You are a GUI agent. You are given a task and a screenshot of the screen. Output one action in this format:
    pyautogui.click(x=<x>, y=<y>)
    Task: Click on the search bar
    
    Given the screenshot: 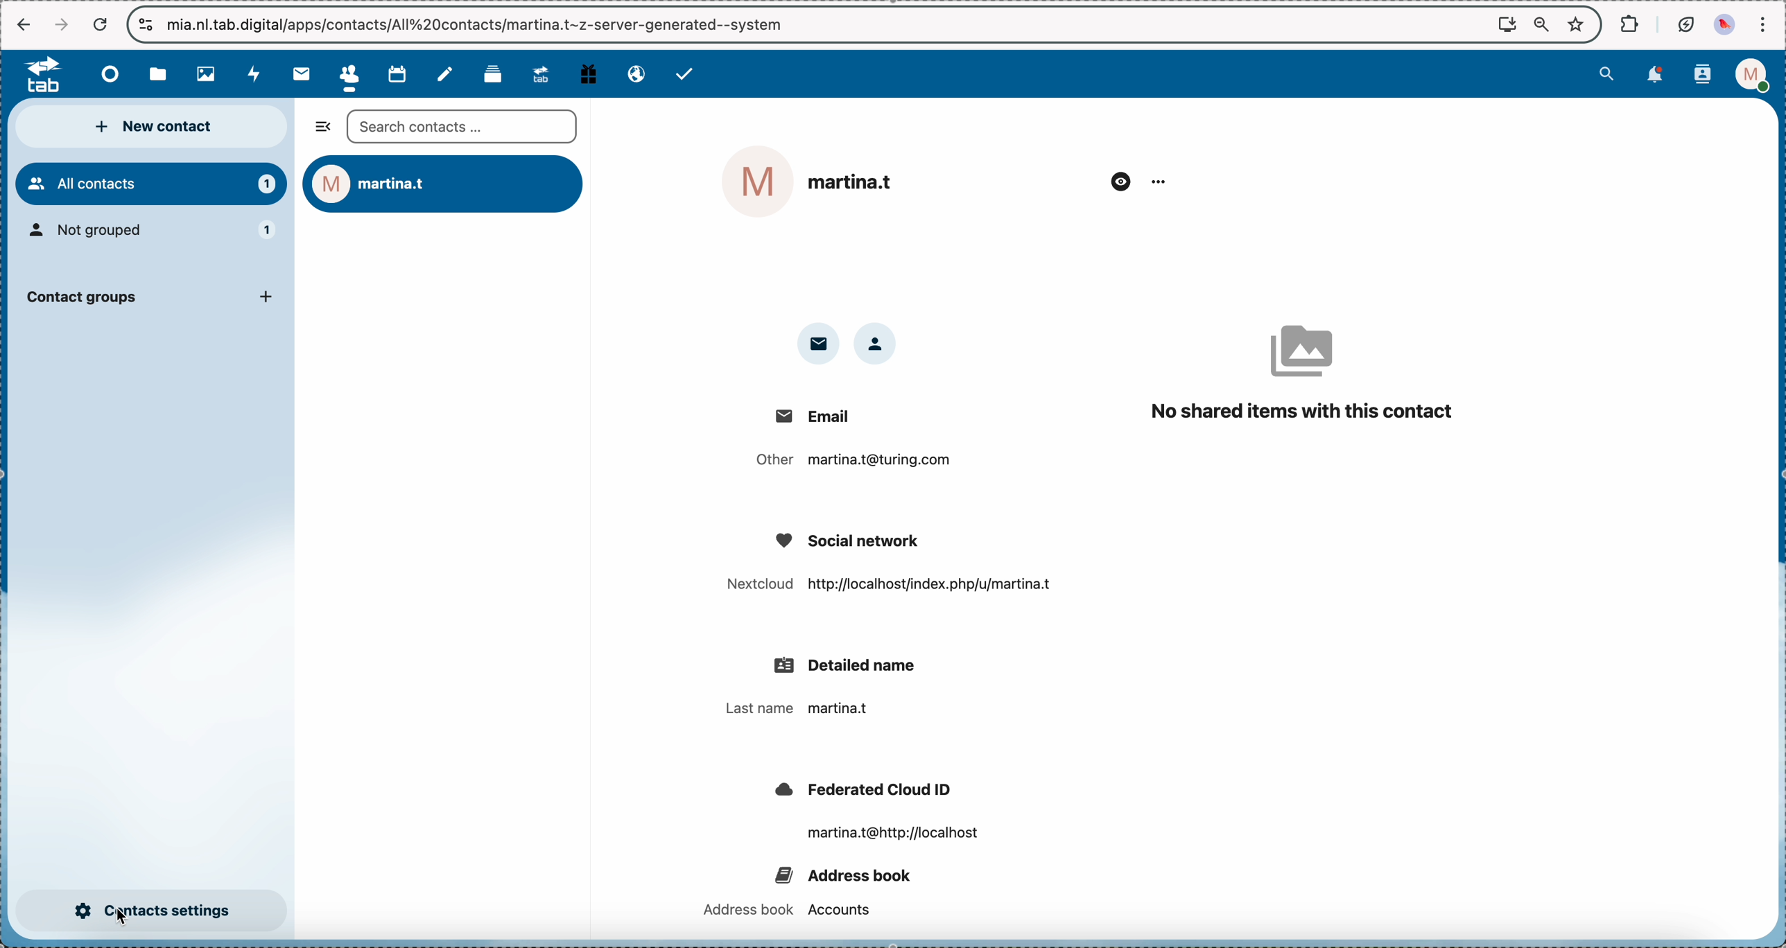 What is the action you would take?
    pyautogui.click(x=462, y=128)
    